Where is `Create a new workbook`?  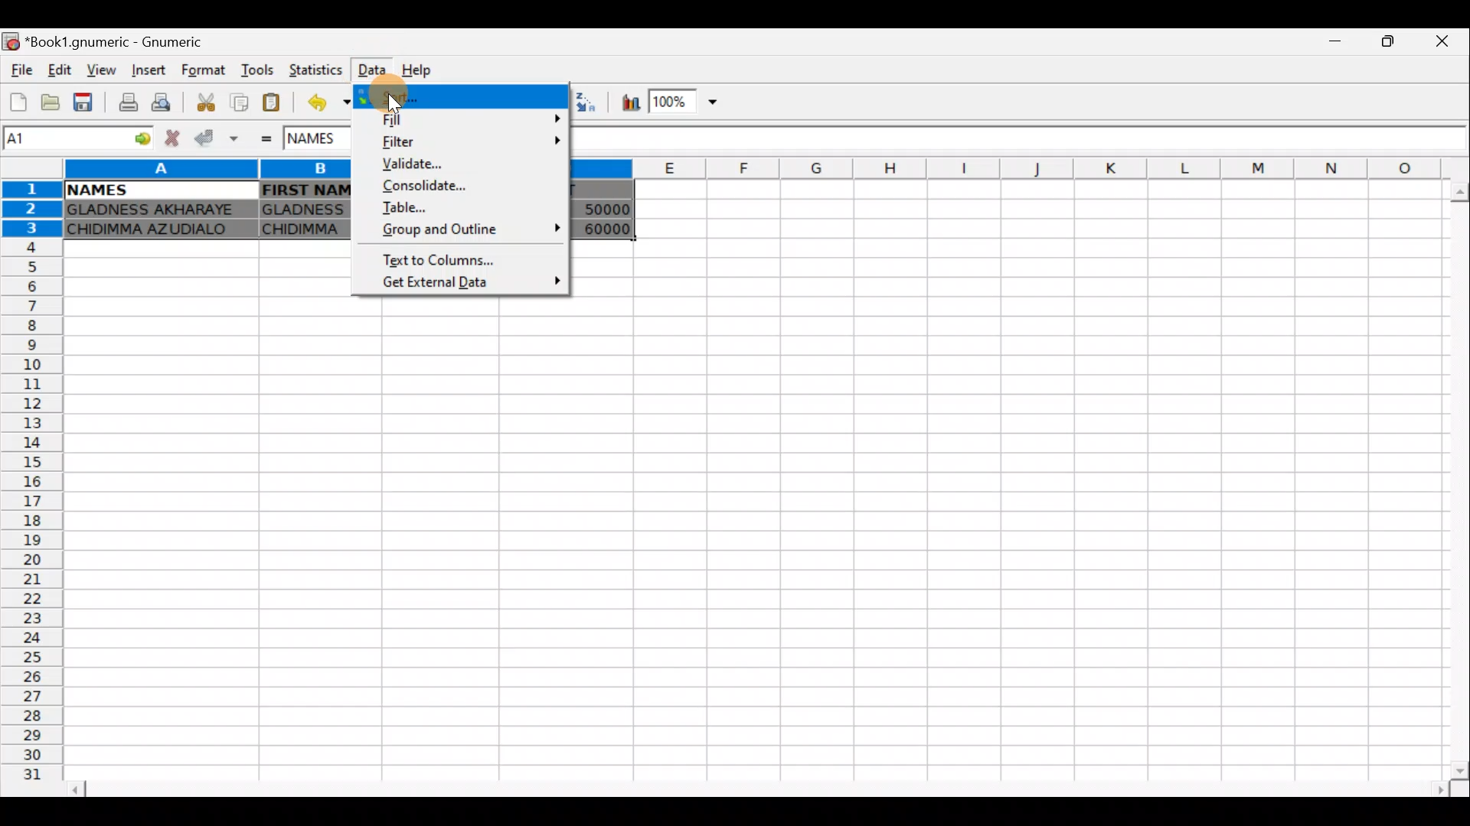
Create a new workbook is located at coordinates (19, 102).